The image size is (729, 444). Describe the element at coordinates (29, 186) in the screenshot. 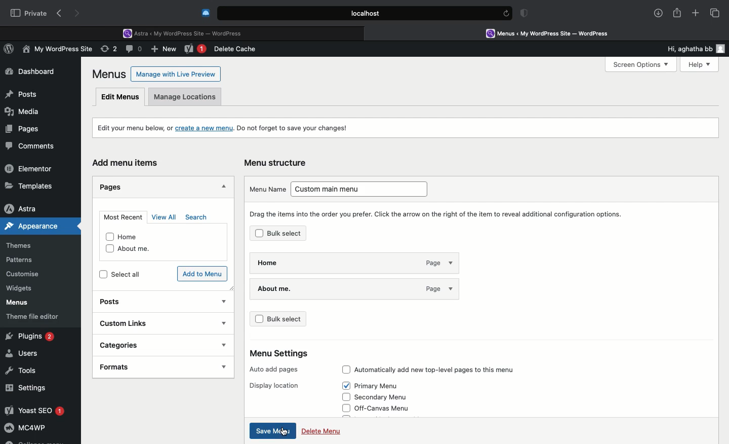

I see `Templates` at that location.